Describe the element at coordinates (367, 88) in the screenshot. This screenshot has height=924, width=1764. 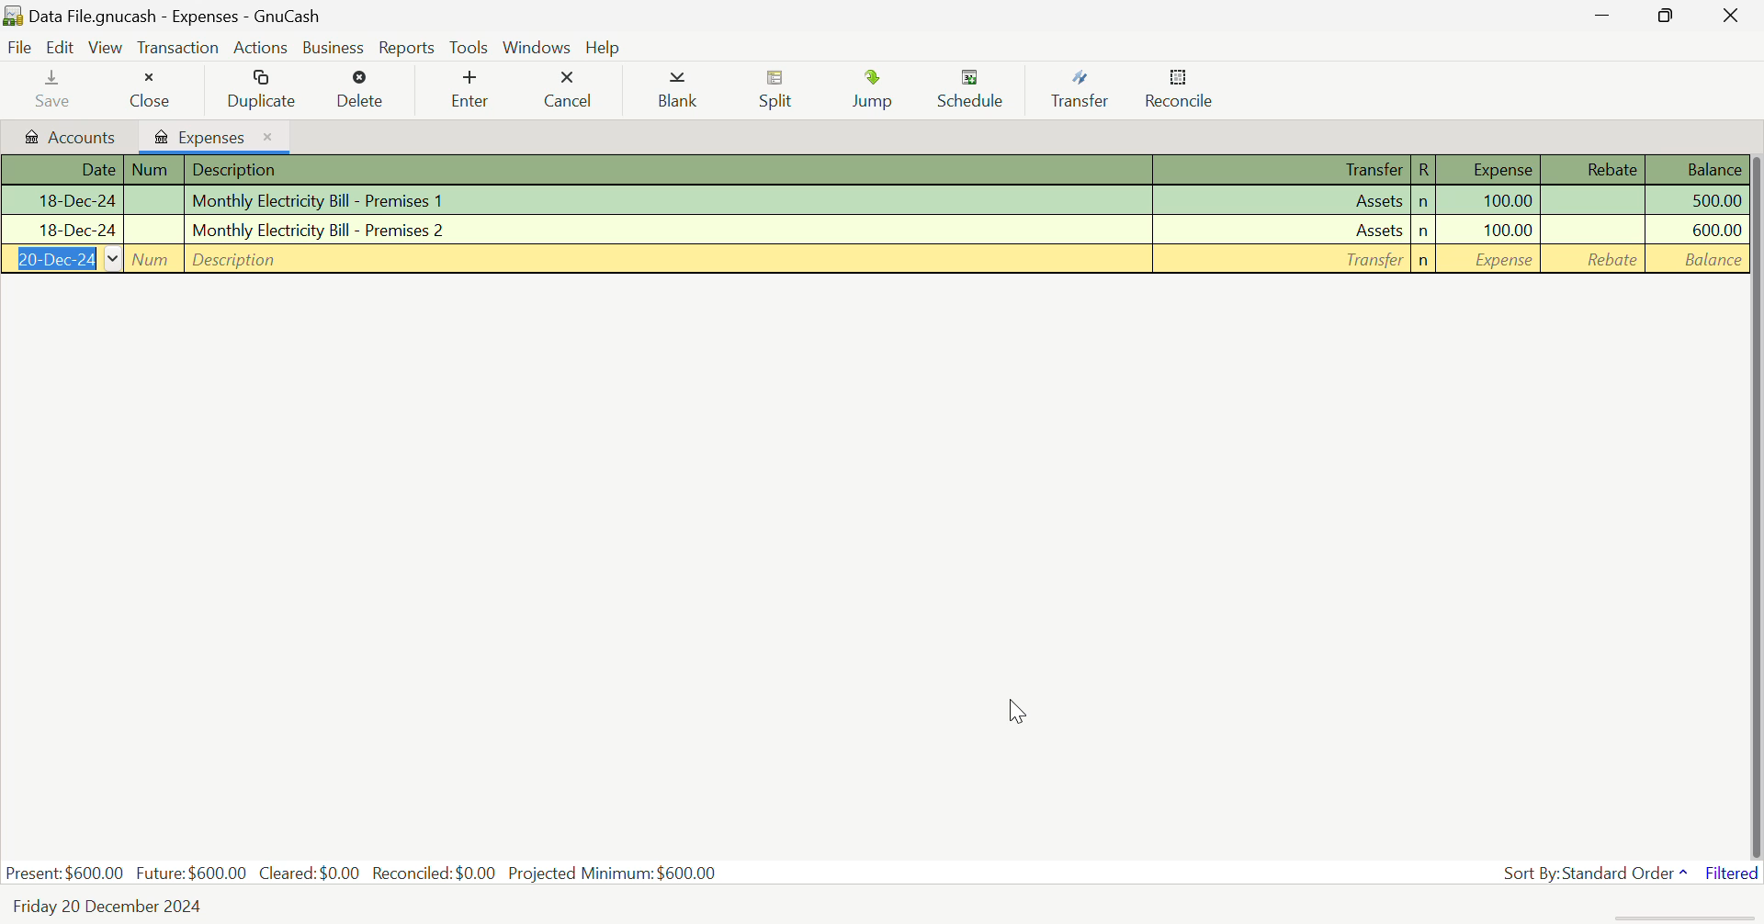
I see `Delete` at that location.